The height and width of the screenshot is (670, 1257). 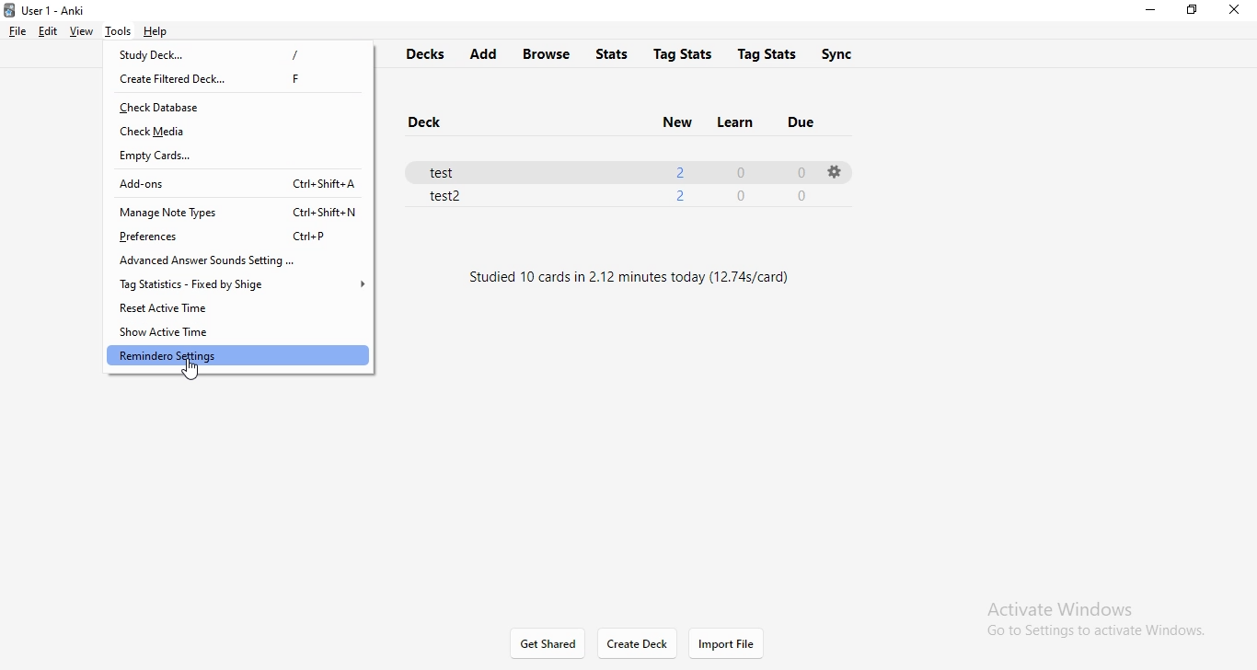 I want to click on remindero, so click(x=240, y=357).